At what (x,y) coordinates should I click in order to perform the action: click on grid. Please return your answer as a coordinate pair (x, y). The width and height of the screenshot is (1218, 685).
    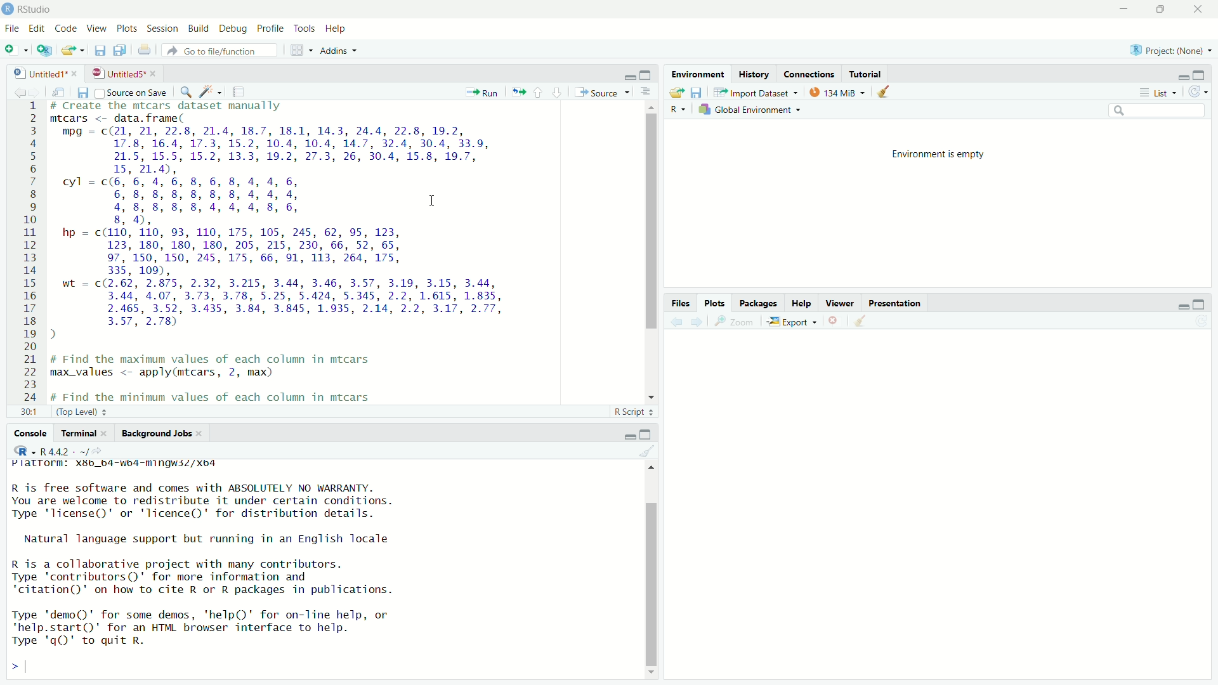
    Looking at the image, I should click on (293, 51).